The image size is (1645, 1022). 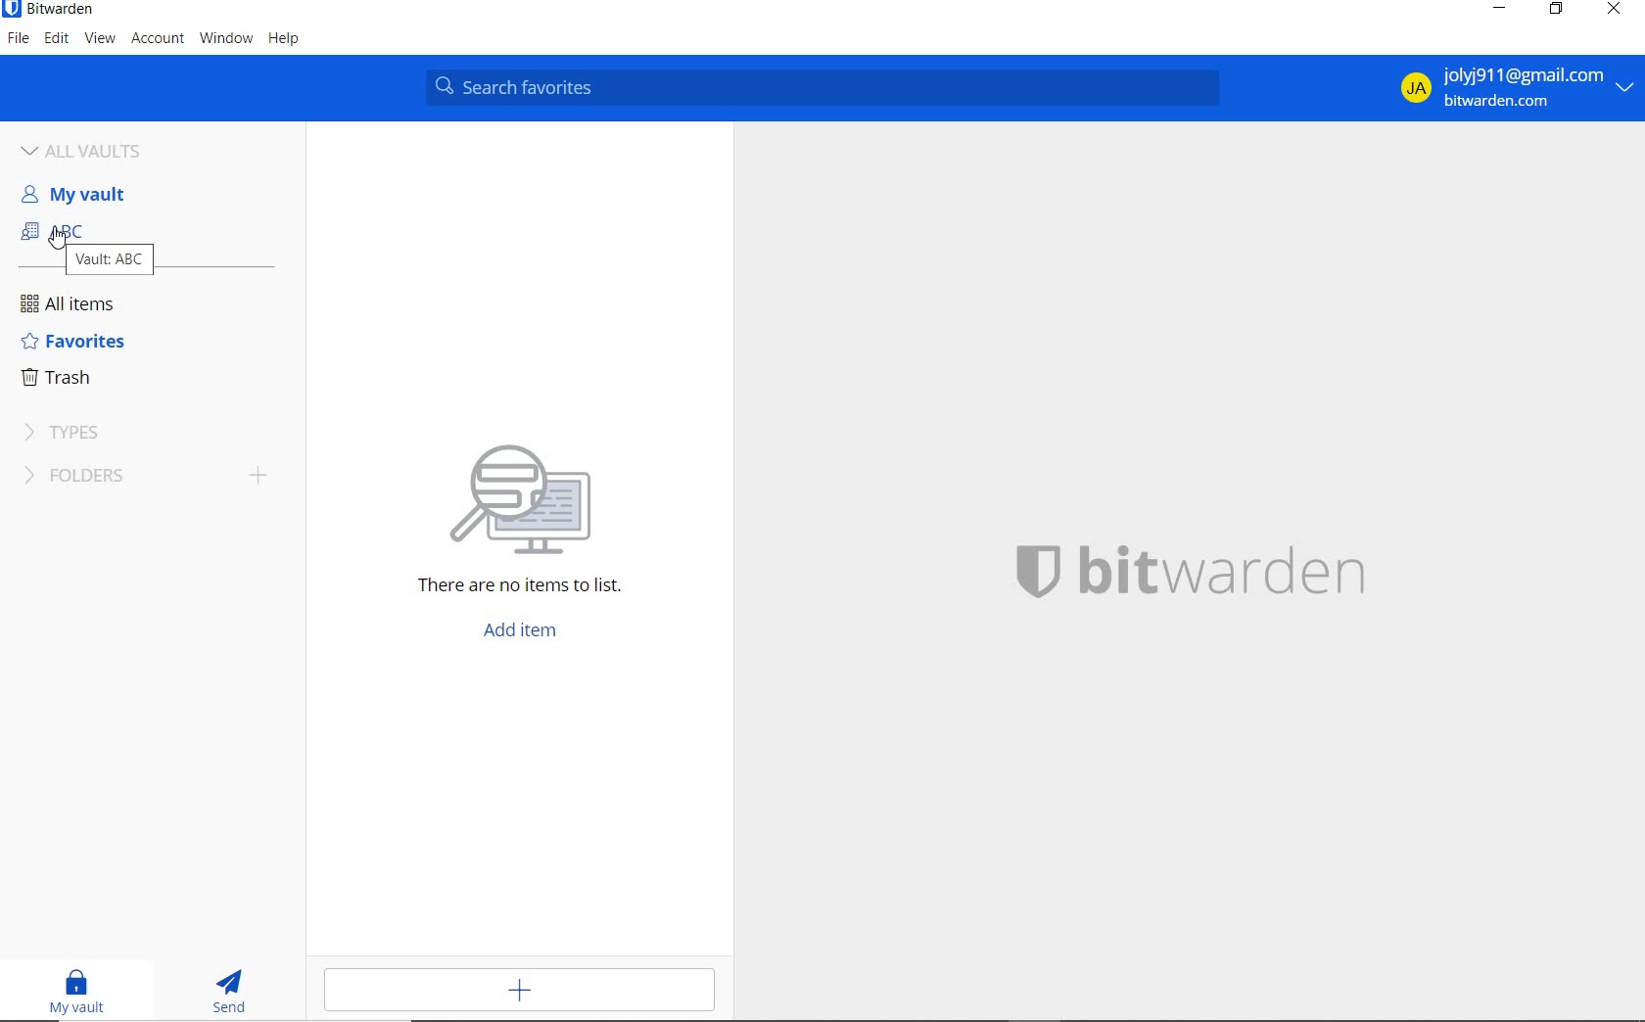 I want to click on FAVORITES, so click(x=74, y=343).